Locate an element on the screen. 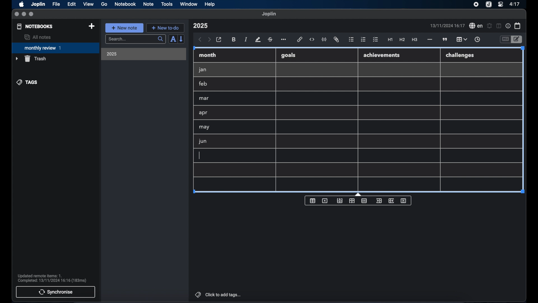 Image resolution: width=538 pixels, height=303 pixels. bulleted list is located at coordinates (351, 40).